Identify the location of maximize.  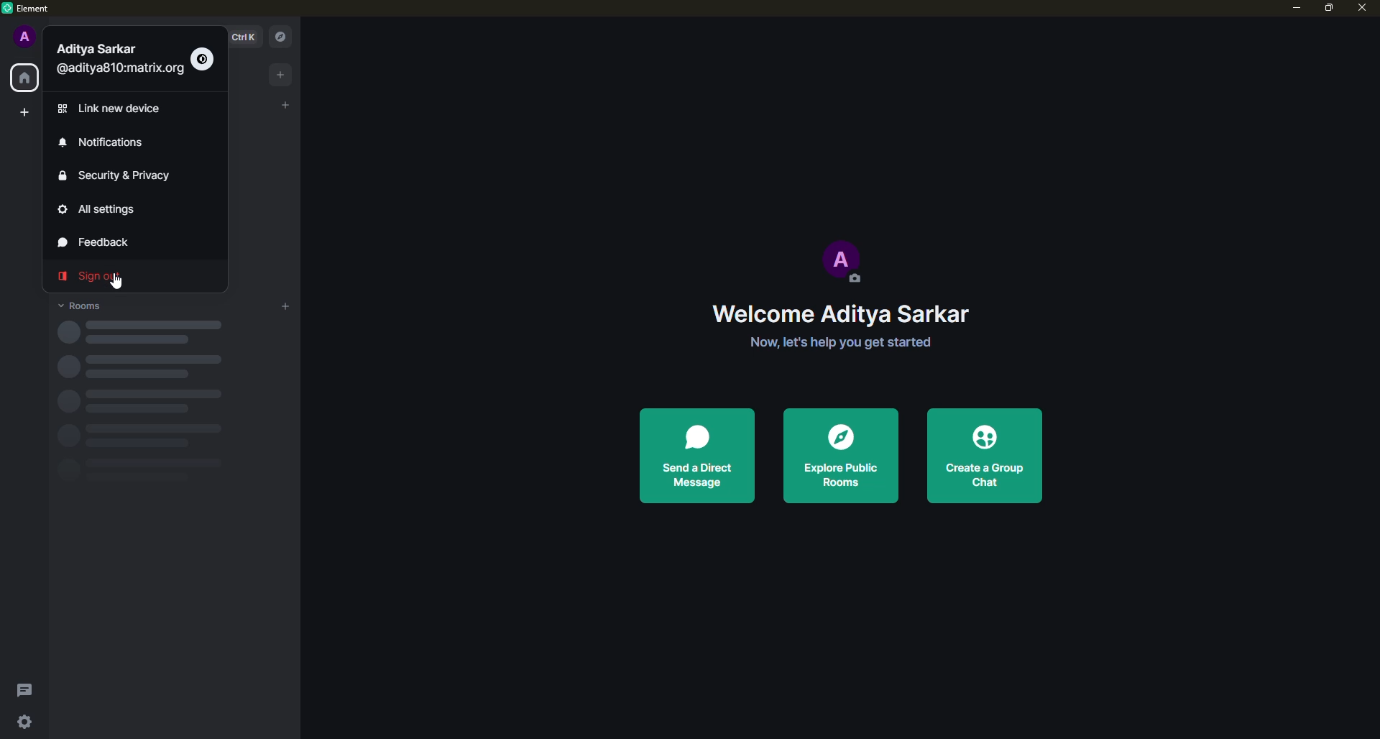
(1331, 9).